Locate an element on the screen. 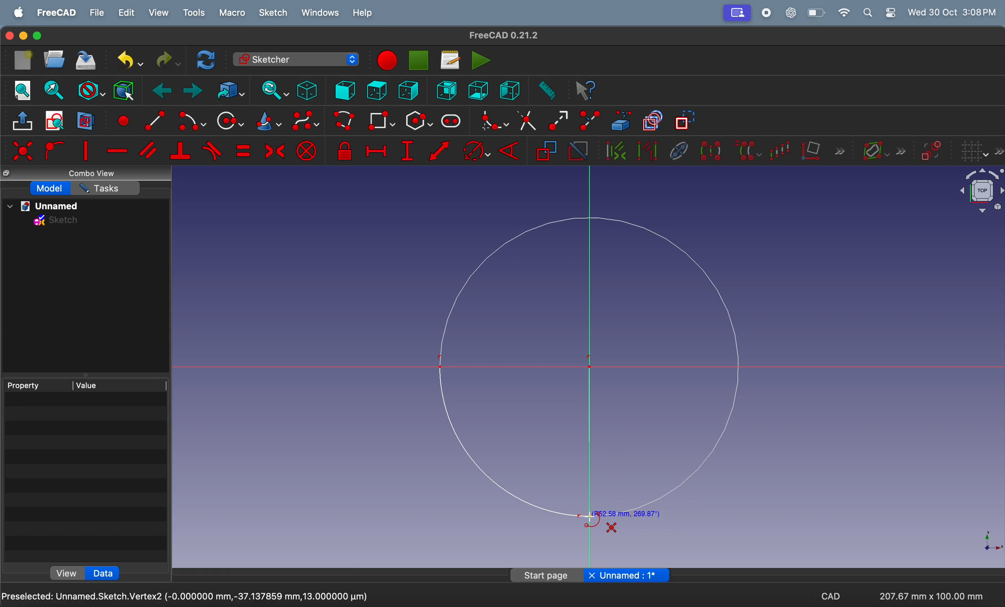 Image resolution: width=1005 pixels, height=607 pixels. constrain horizontal distance is located at coordinates (376, 149).